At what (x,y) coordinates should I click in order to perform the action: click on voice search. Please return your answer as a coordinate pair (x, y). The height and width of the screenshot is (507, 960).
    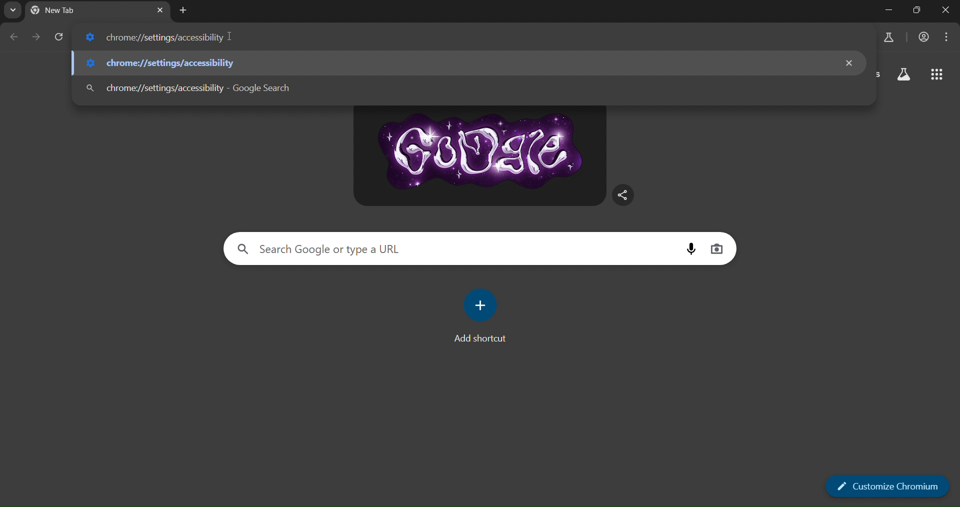
    Looking at the image, I should click on (689, 248).